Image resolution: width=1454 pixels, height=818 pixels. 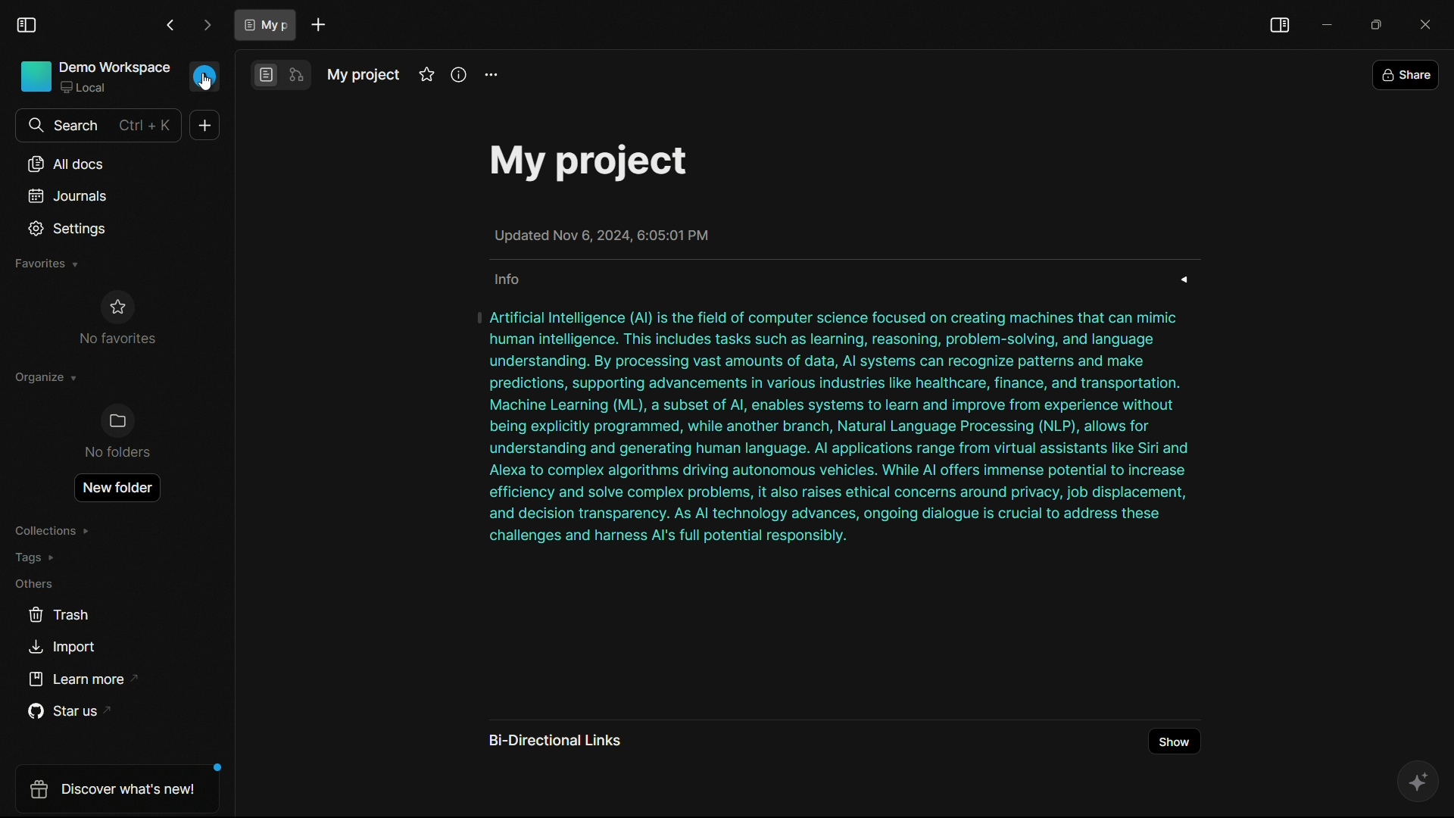 What do you see at coordinates (493, 76) in the screenshot?
I see `settings` at bounding box center [493, 76].